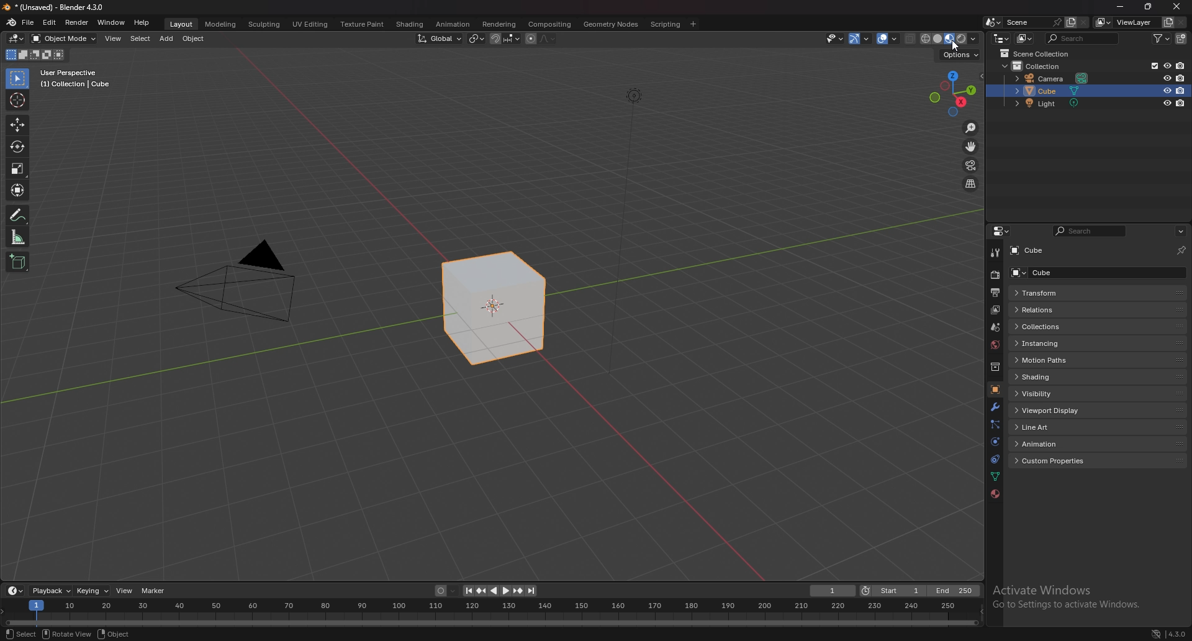  I want to click on scripting, so click(665, 25).